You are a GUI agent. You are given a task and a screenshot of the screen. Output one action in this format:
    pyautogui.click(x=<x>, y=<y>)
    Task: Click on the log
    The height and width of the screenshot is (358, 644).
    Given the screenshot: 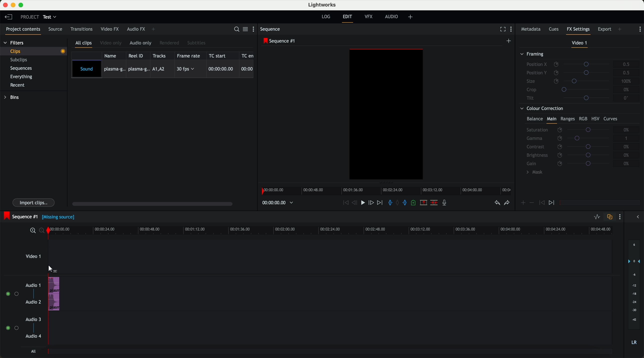 What is the action you would take?
    pyautogui.click(x=325, y=17)
    